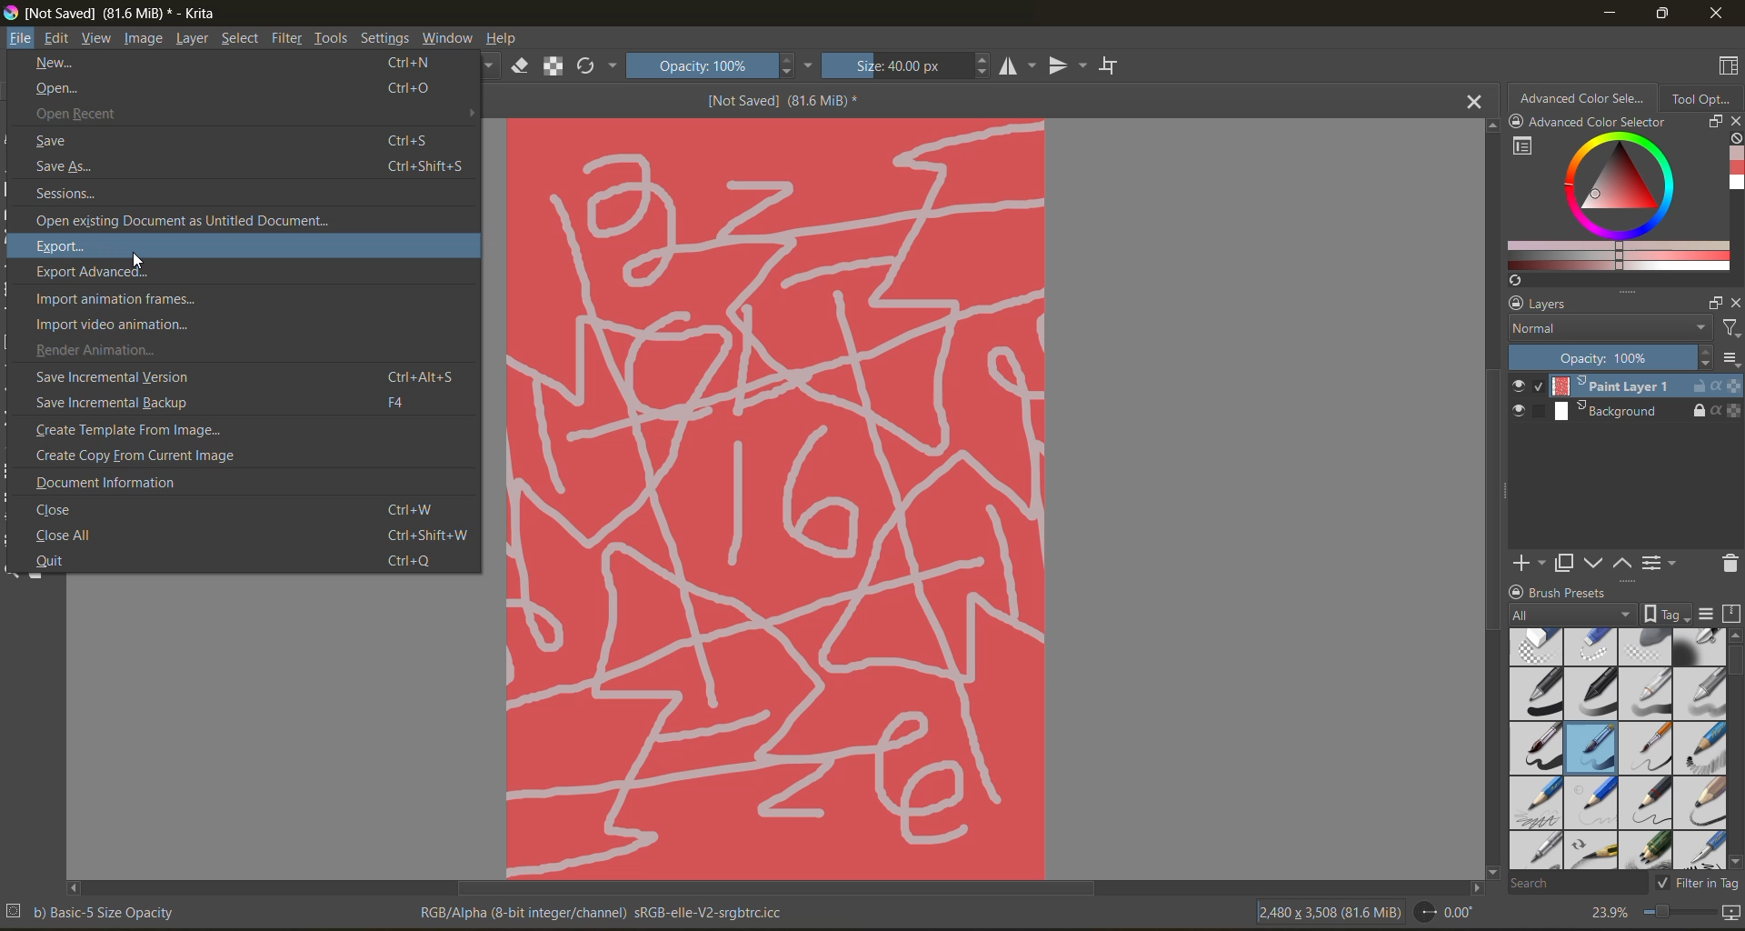 This screenshot has width=1745, height=931. Describe the element at coordinates (1734, 615) in the screenshot. I see `storage resources` at that location.